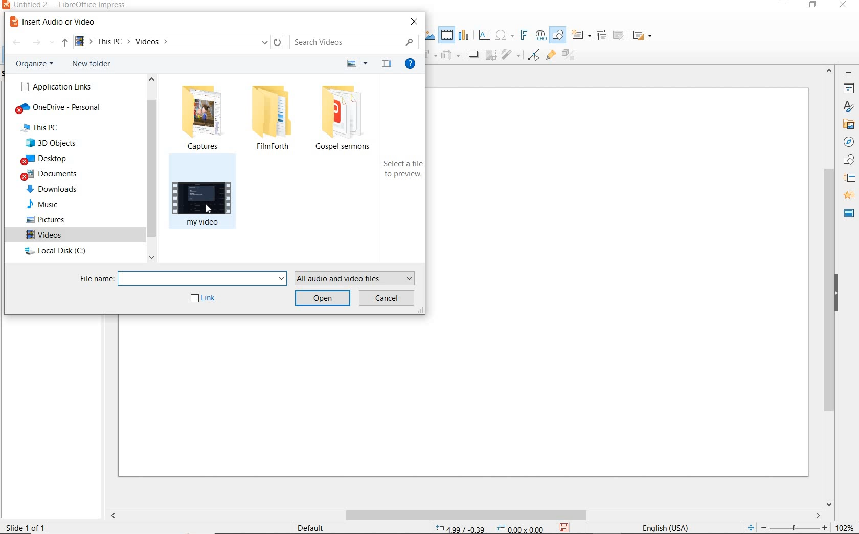  Describe the element at coordinates (845, 4) in the screenshot. I see `CLOSE` at that location.